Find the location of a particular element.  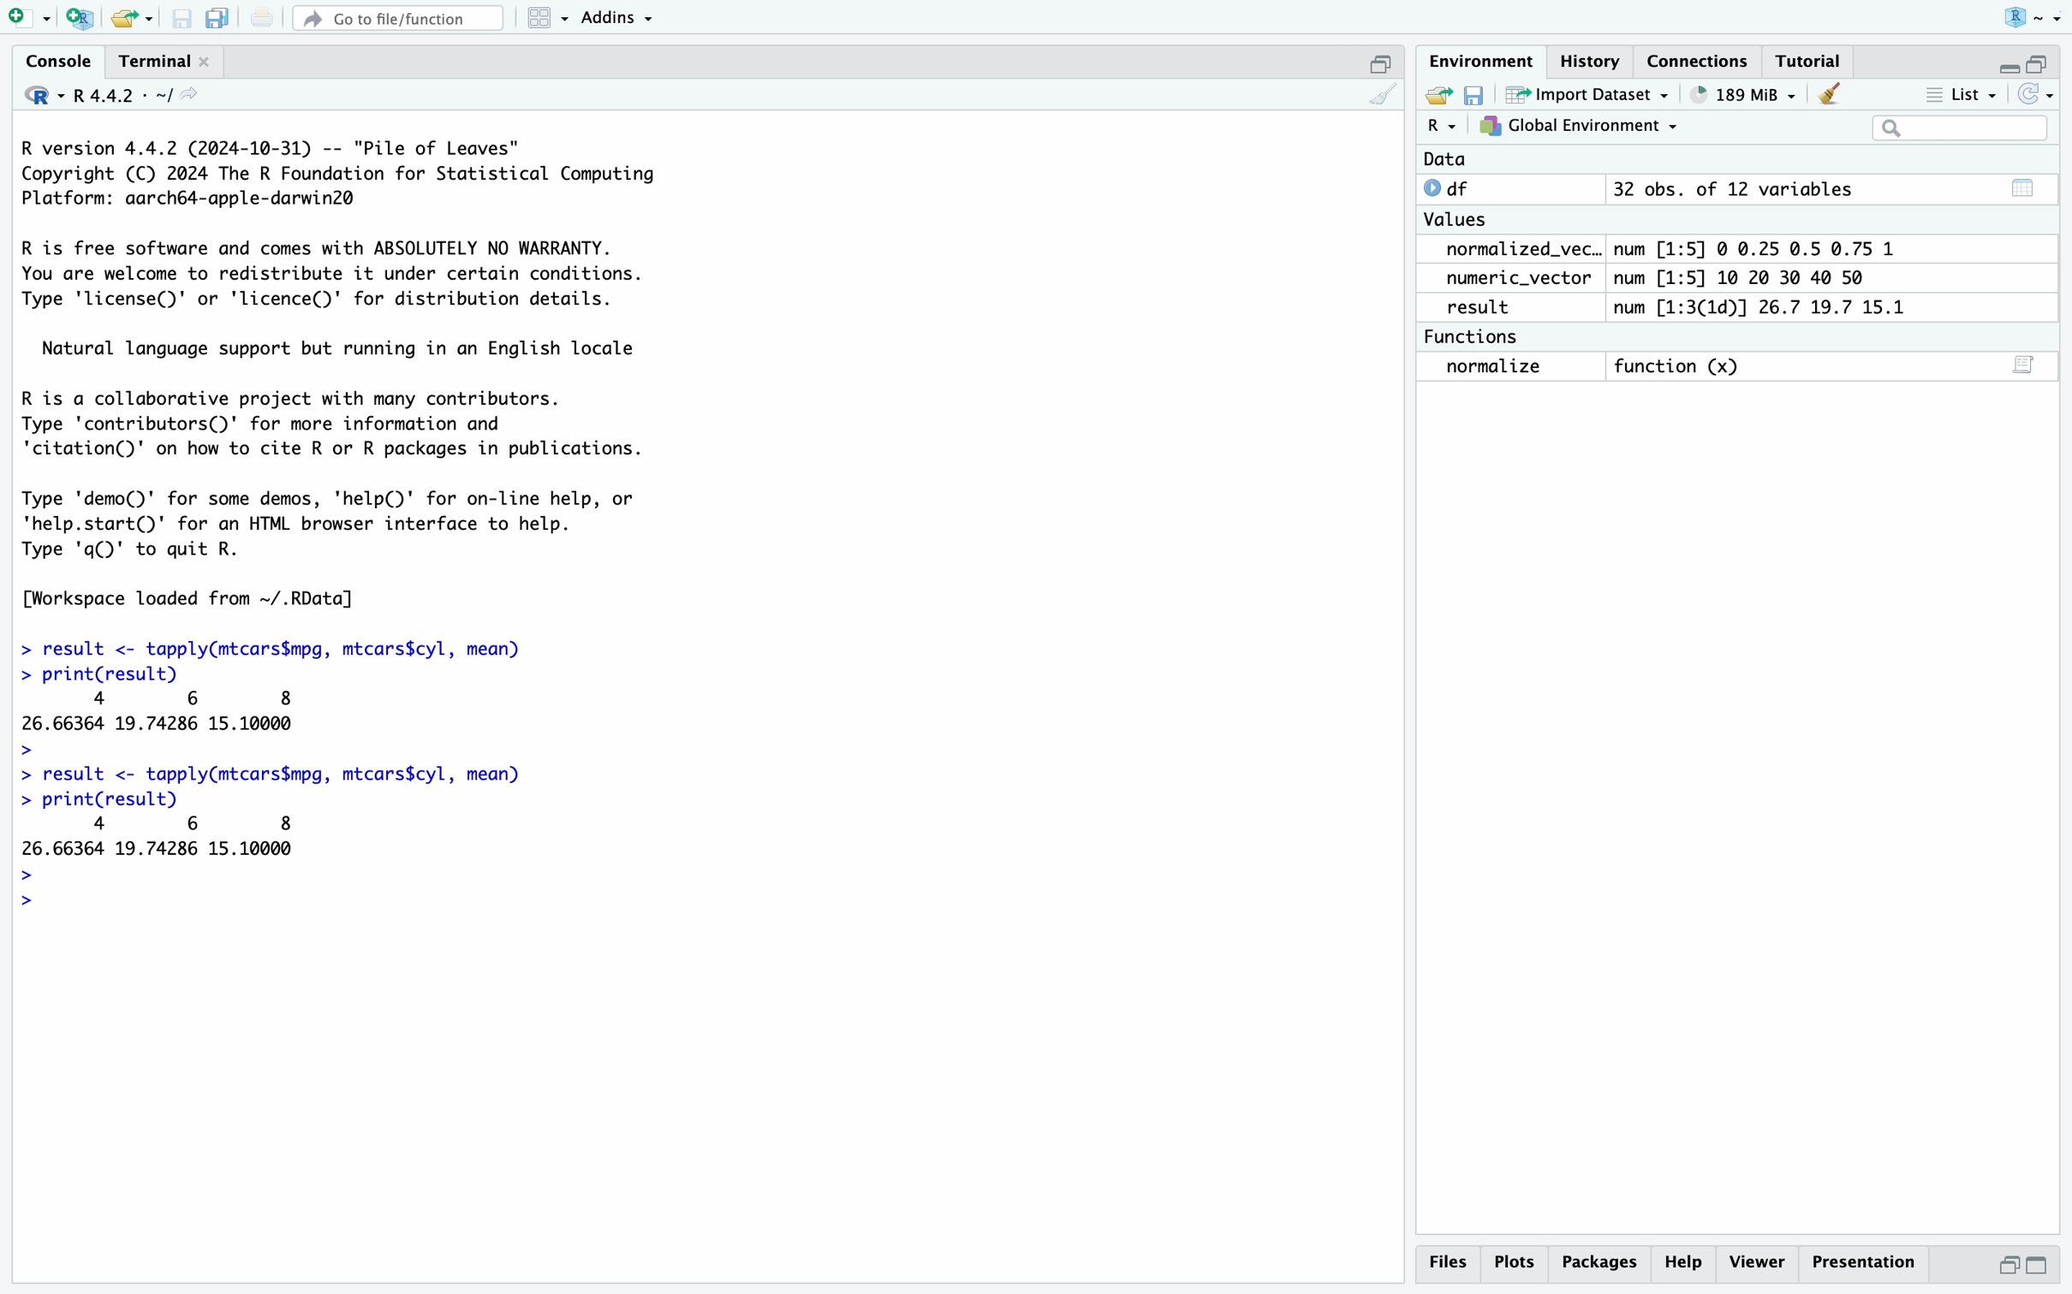

Open new file is located at coordinates (28, 18).